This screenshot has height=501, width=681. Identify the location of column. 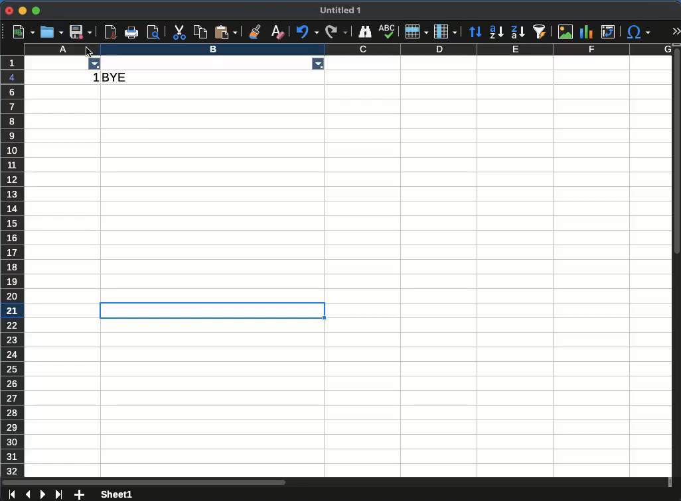
(48, 49).